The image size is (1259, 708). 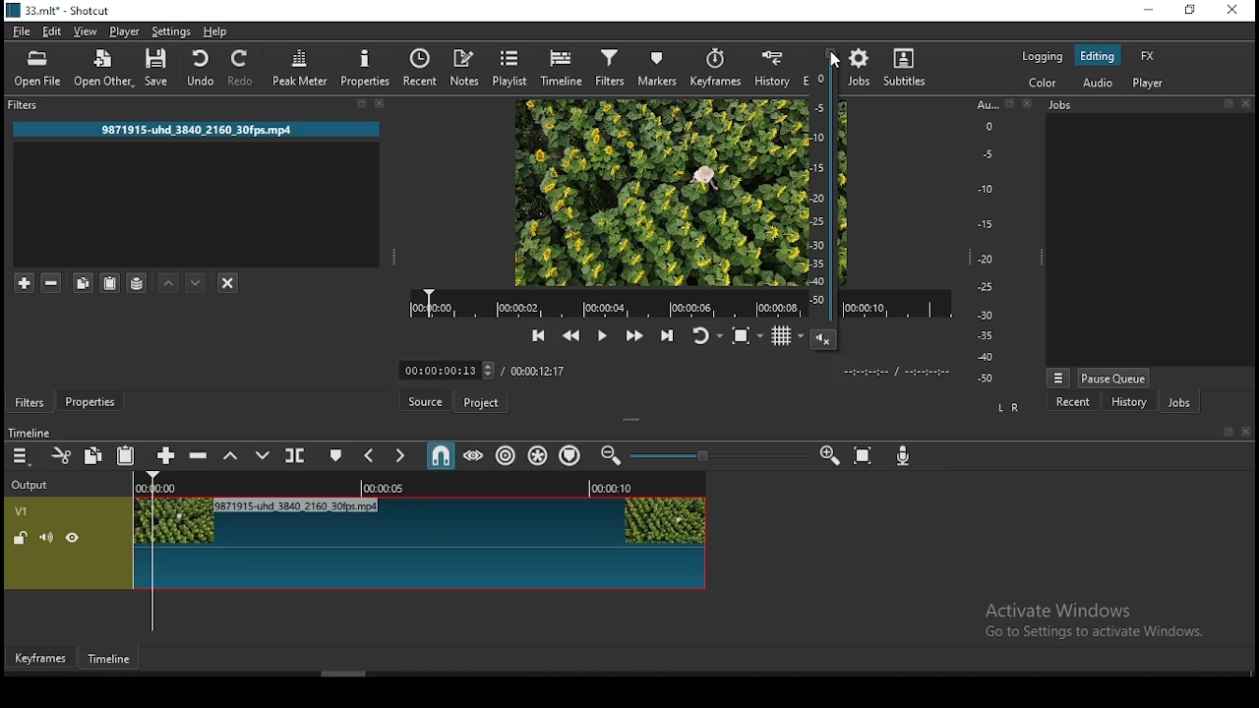 I want to click on bookmark, so click(x=1010, y=104).